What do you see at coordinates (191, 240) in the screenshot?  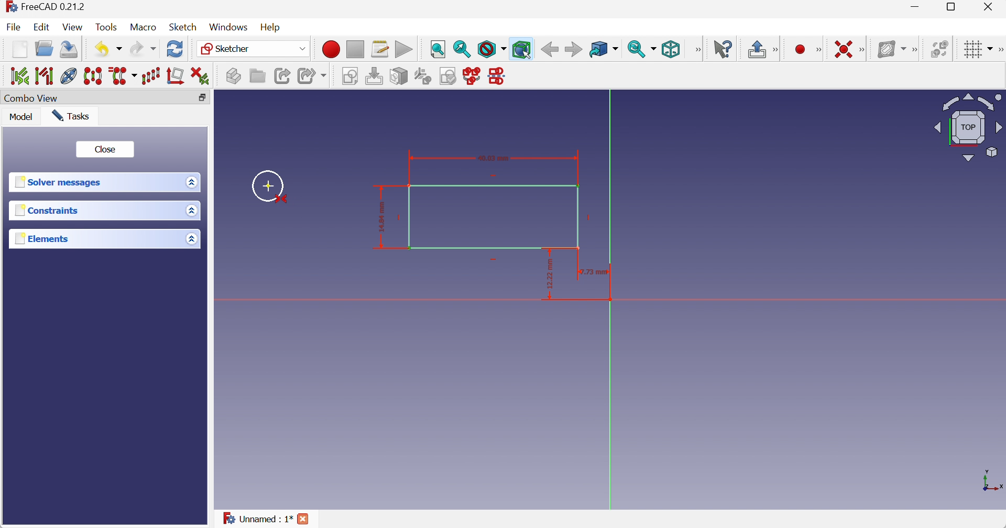 I see `Drop down` at bounding box center [191, 240].